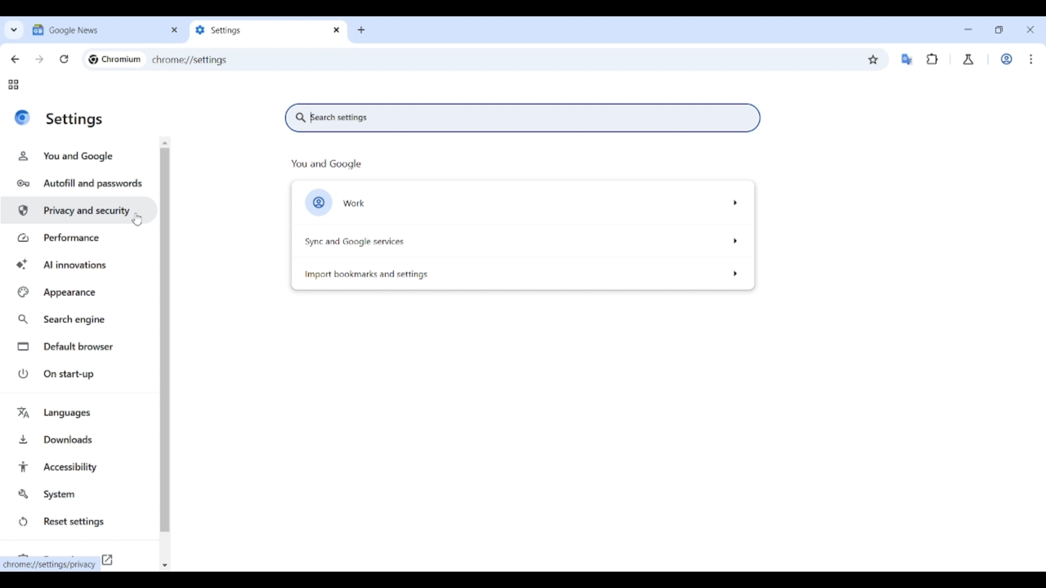 This screenshot has height=588, width=1046. I want to click on Bookmark this tab, so click(873, 60).